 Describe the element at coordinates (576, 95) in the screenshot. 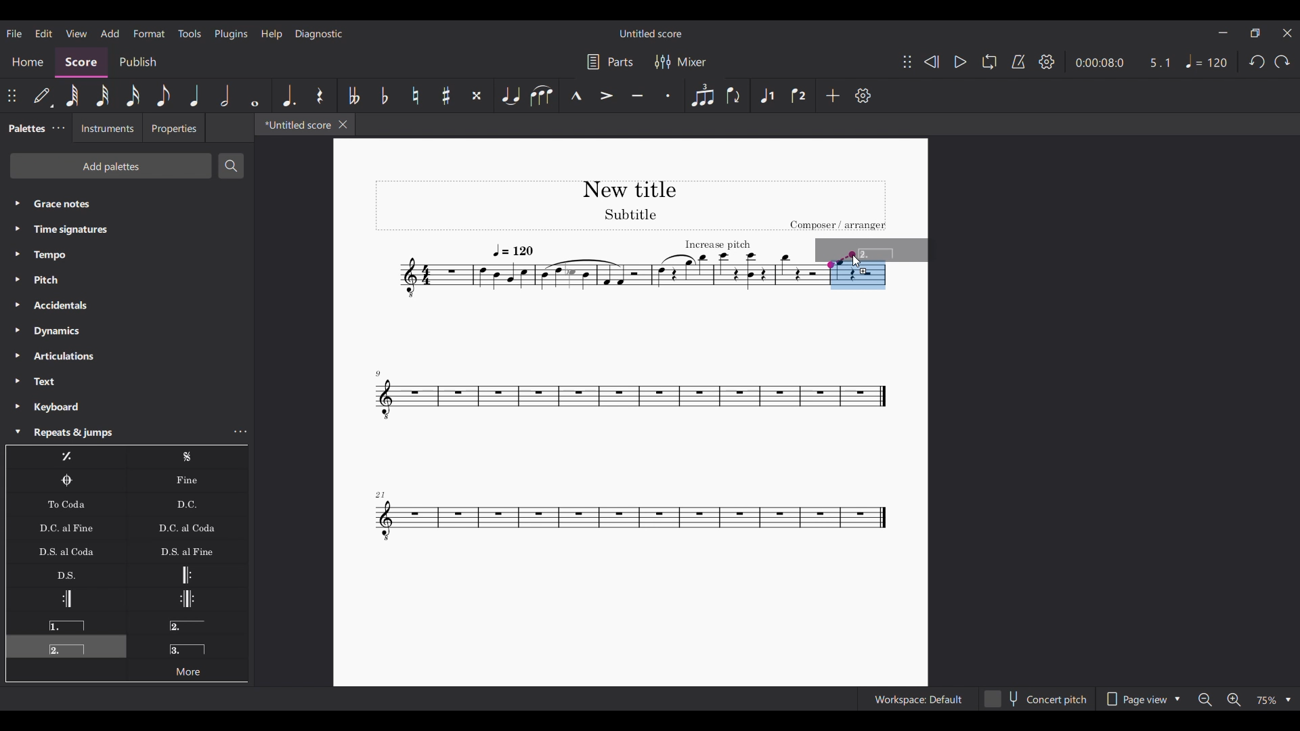

I see `Marcato` at that location.